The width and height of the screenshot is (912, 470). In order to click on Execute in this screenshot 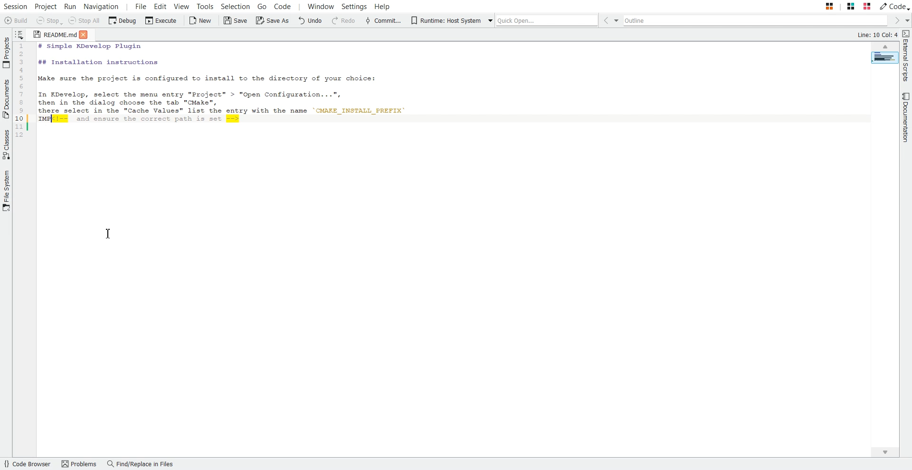, I will do `click(161, 21)`.